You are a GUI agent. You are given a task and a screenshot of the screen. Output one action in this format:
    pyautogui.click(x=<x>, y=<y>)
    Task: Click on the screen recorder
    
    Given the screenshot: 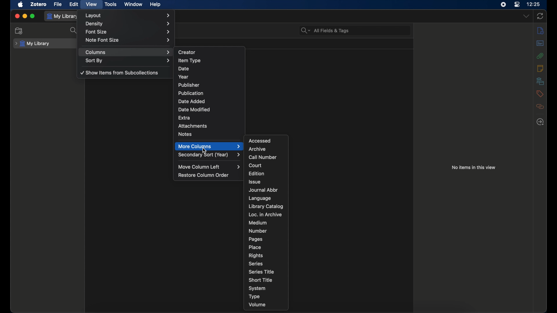 What is the action you would take?
    pyautogui.click(x=504, y=4)
    